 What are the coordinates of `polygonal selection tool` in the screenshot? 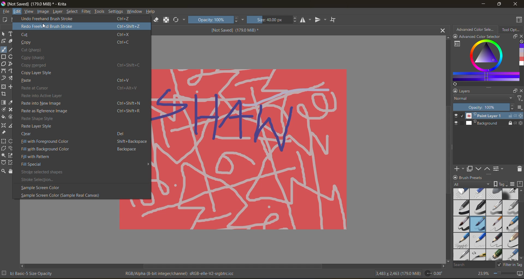 It's located at (4, 148).